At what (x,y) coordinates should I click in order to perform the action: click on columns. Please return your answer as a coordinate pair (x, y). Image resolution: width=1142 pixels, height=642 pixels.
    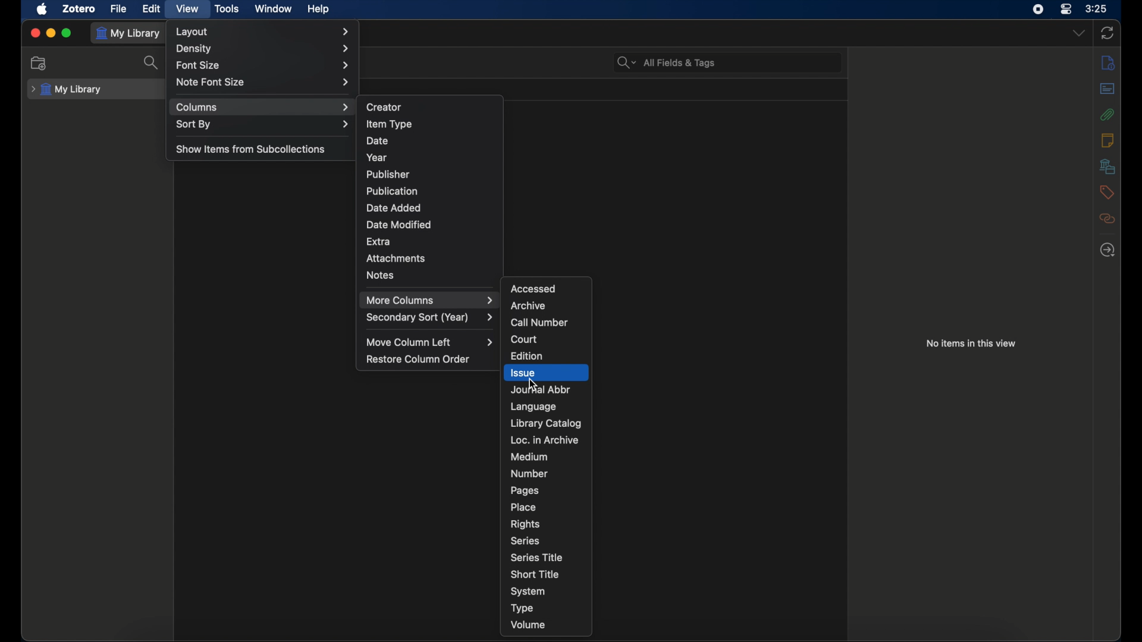
    Looking at the image, I should click on (263, 107).